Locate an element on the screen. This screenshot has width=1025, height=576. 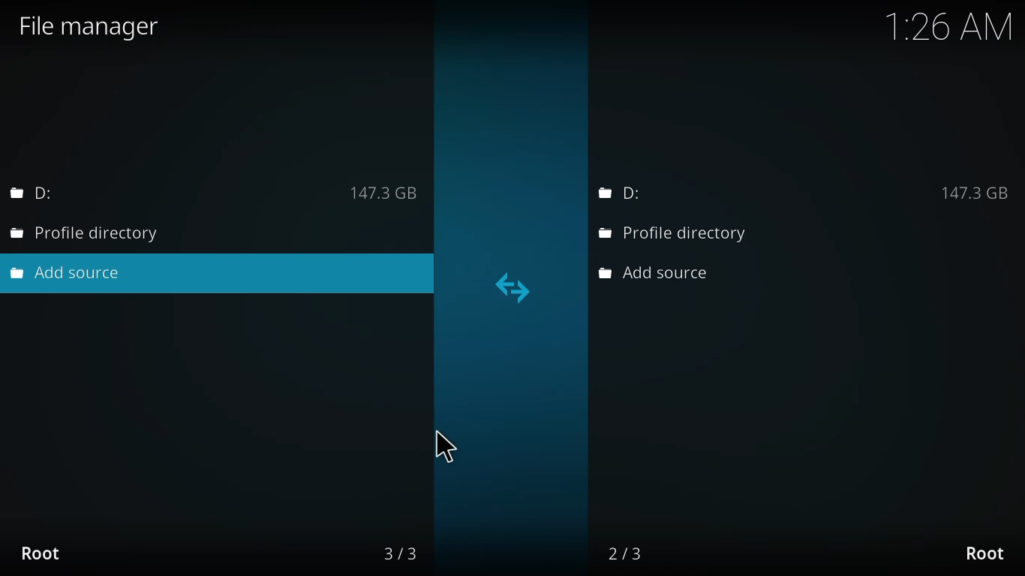
space is located at coordinates (972, 192).